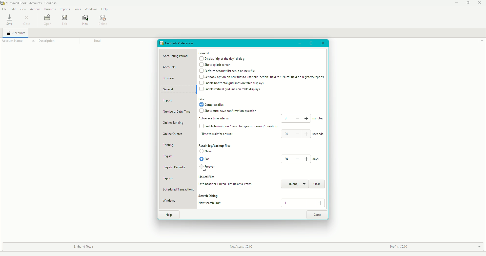  Describe the element at coordinates (90, 40) in the screenshot. I see `Total` at that location.